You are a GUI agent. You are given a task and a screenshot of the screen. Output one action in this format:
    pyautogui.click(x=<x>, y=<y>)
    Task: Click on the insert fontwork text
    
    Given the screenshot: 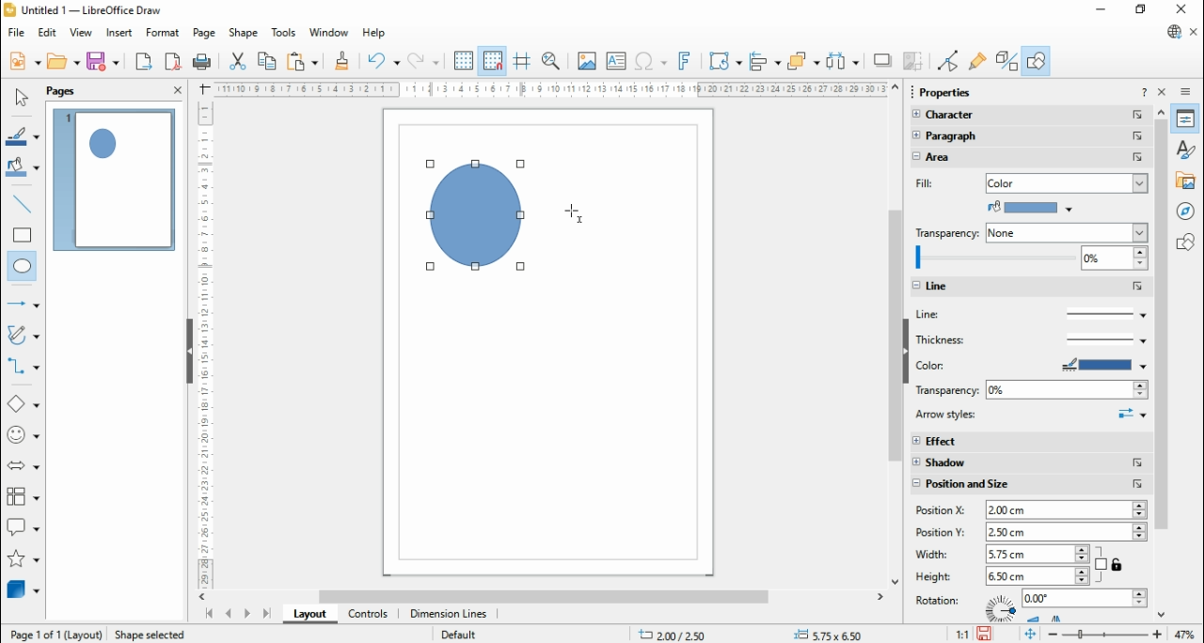 What is the action you would take?
    pyautogui.click(x=685, y=60)
    